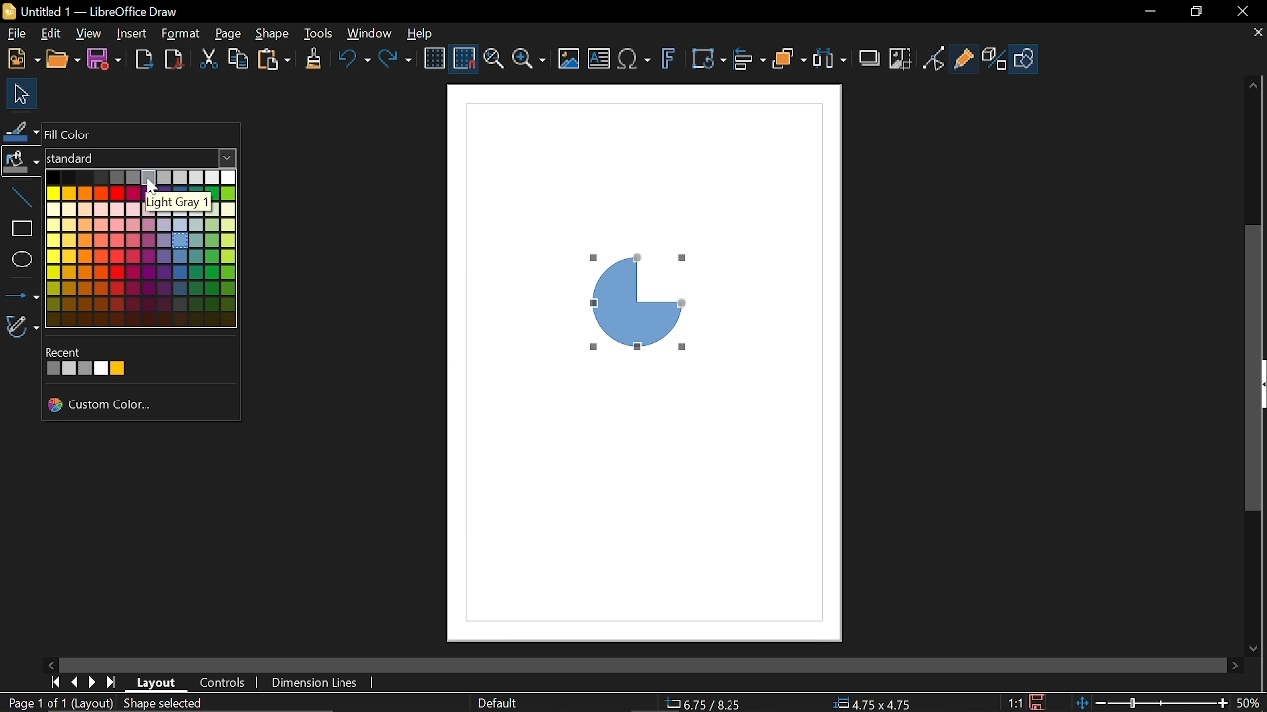 The image size is (1267, 712). I want to click on Insert, so click(132, 33).